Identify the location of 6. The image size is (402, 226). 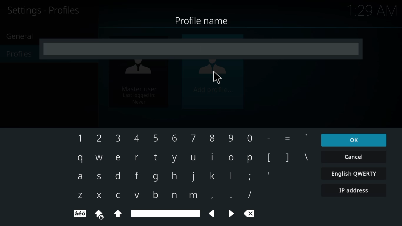
(177, 138).